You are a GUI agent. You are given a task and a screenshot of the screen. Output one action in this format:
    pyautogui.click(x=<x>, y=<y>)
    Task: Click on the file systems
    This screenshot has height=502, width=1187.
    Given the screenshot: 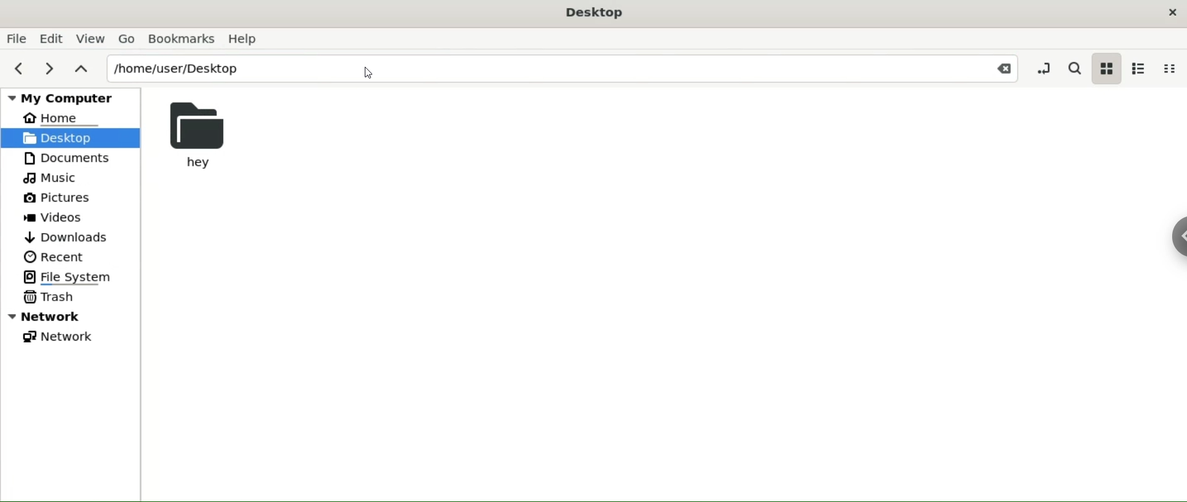 What is the action you would take?
    pyautogui.click(x=79, y=278)
    